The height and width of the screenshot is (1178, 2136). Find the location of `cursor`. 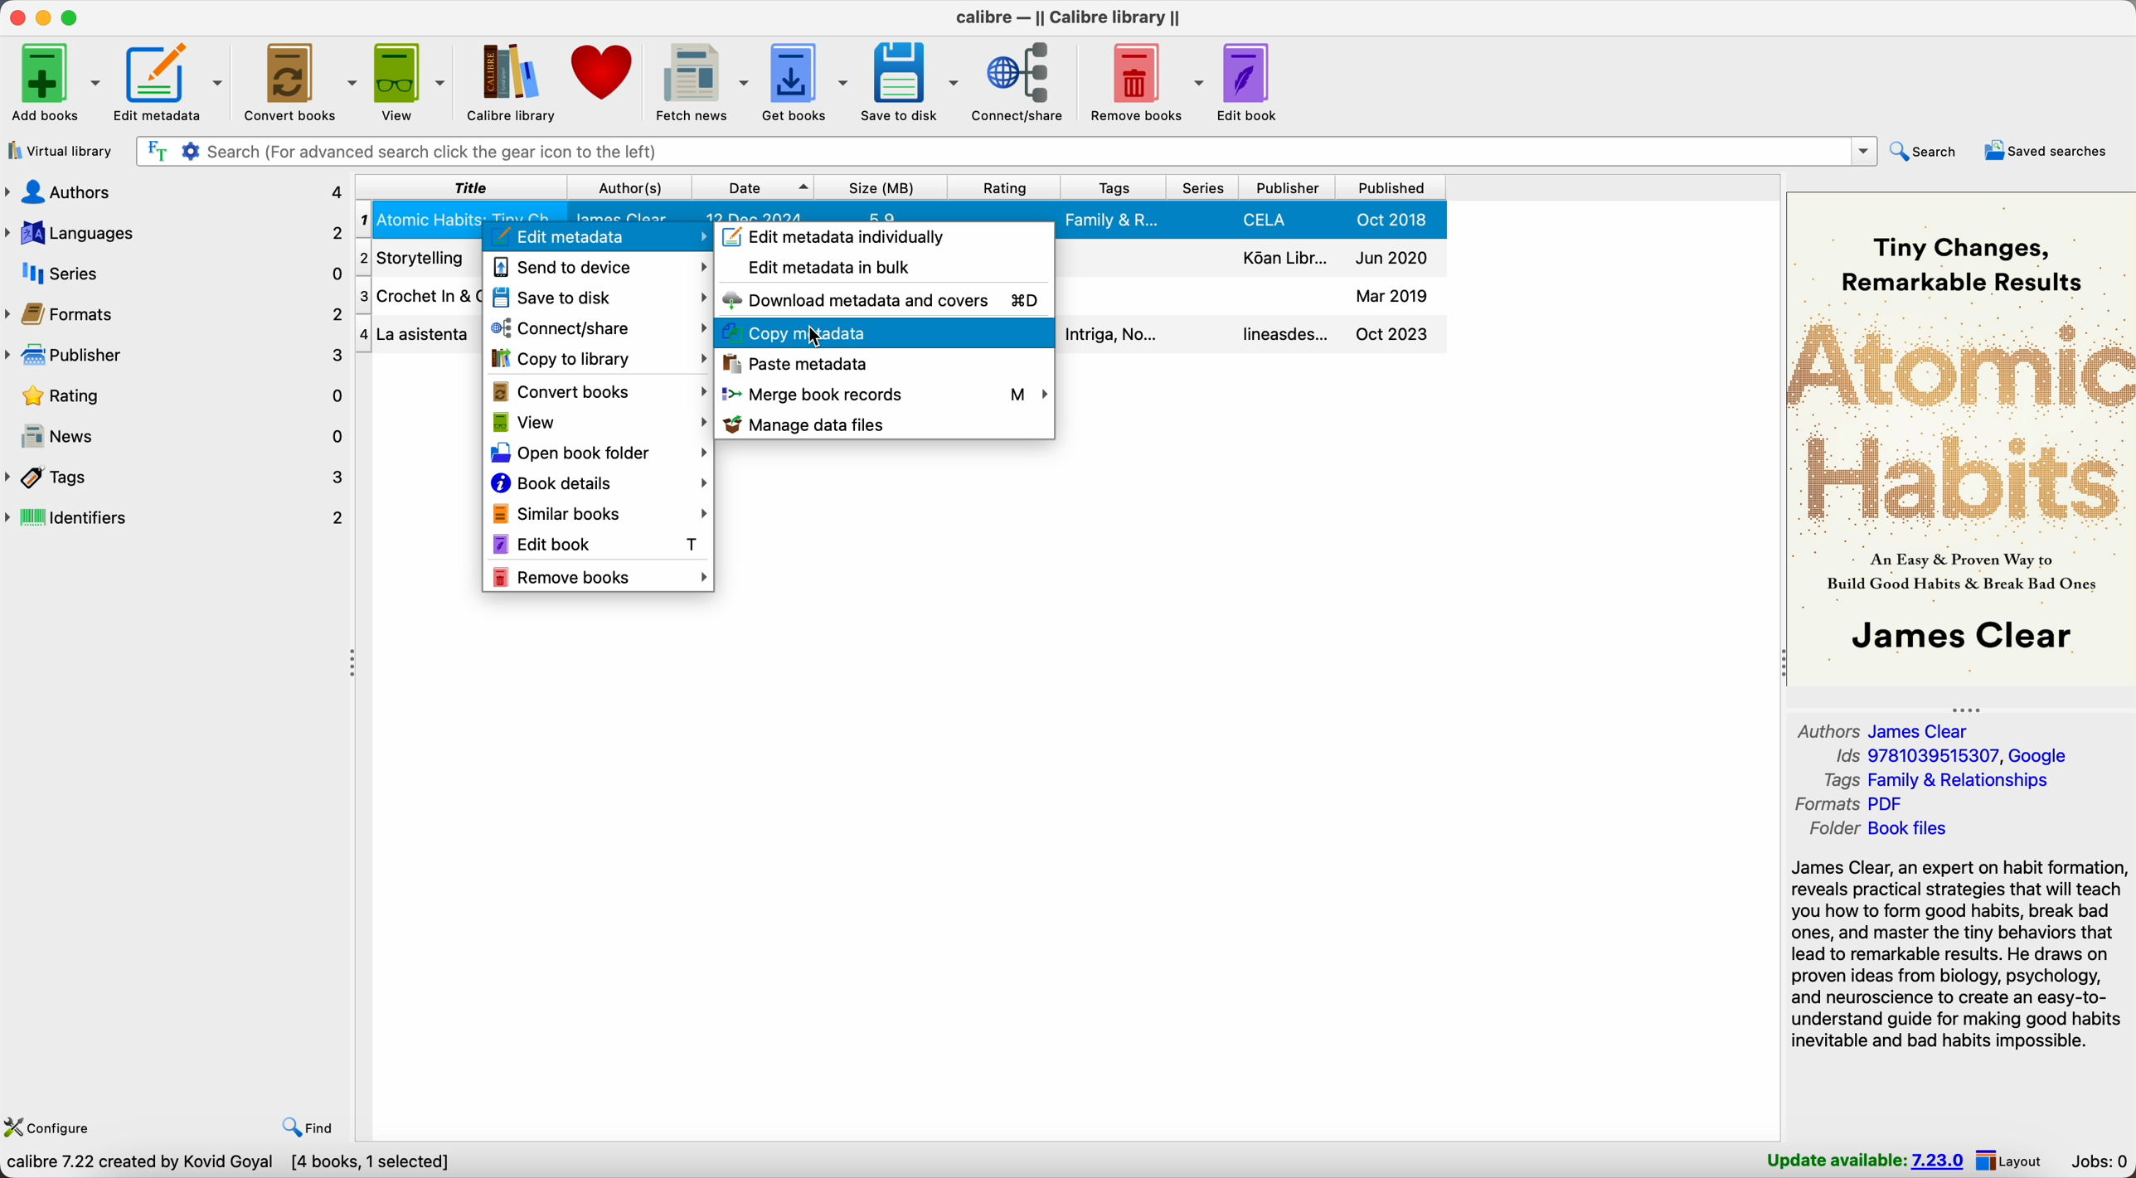

cursor is located at coordinates (828, 332).